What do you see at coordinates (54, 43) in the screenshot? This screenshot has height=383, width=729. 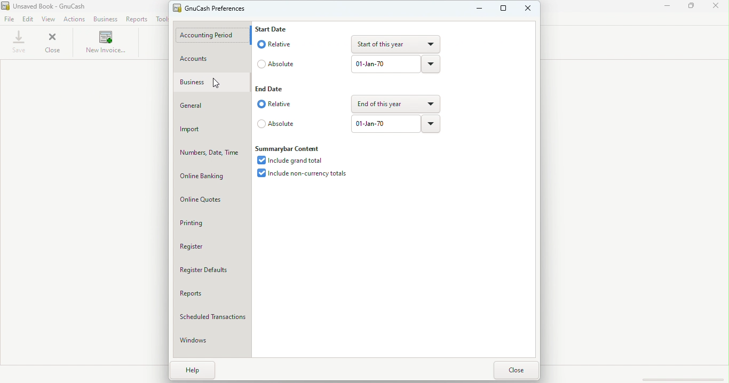 I see `Close` at bounding box center [54, 43].